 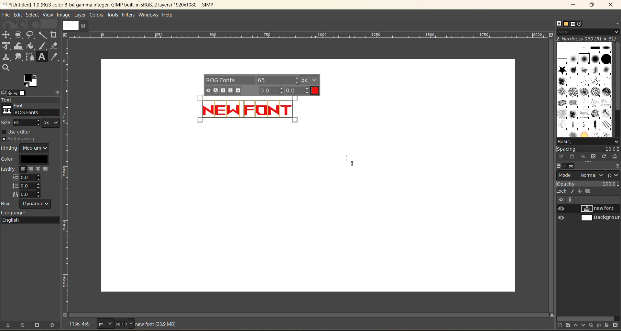 What do you see at coordinates (559, 165) in the screenshot?
I see `layers` at bounding box center [559, 165].